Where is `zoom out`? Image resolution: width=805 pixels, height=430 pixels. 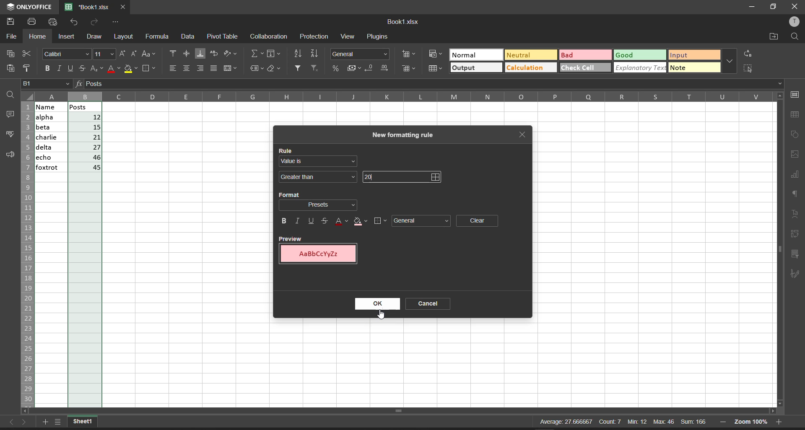 zoom out is located at coordinates (723, 421).